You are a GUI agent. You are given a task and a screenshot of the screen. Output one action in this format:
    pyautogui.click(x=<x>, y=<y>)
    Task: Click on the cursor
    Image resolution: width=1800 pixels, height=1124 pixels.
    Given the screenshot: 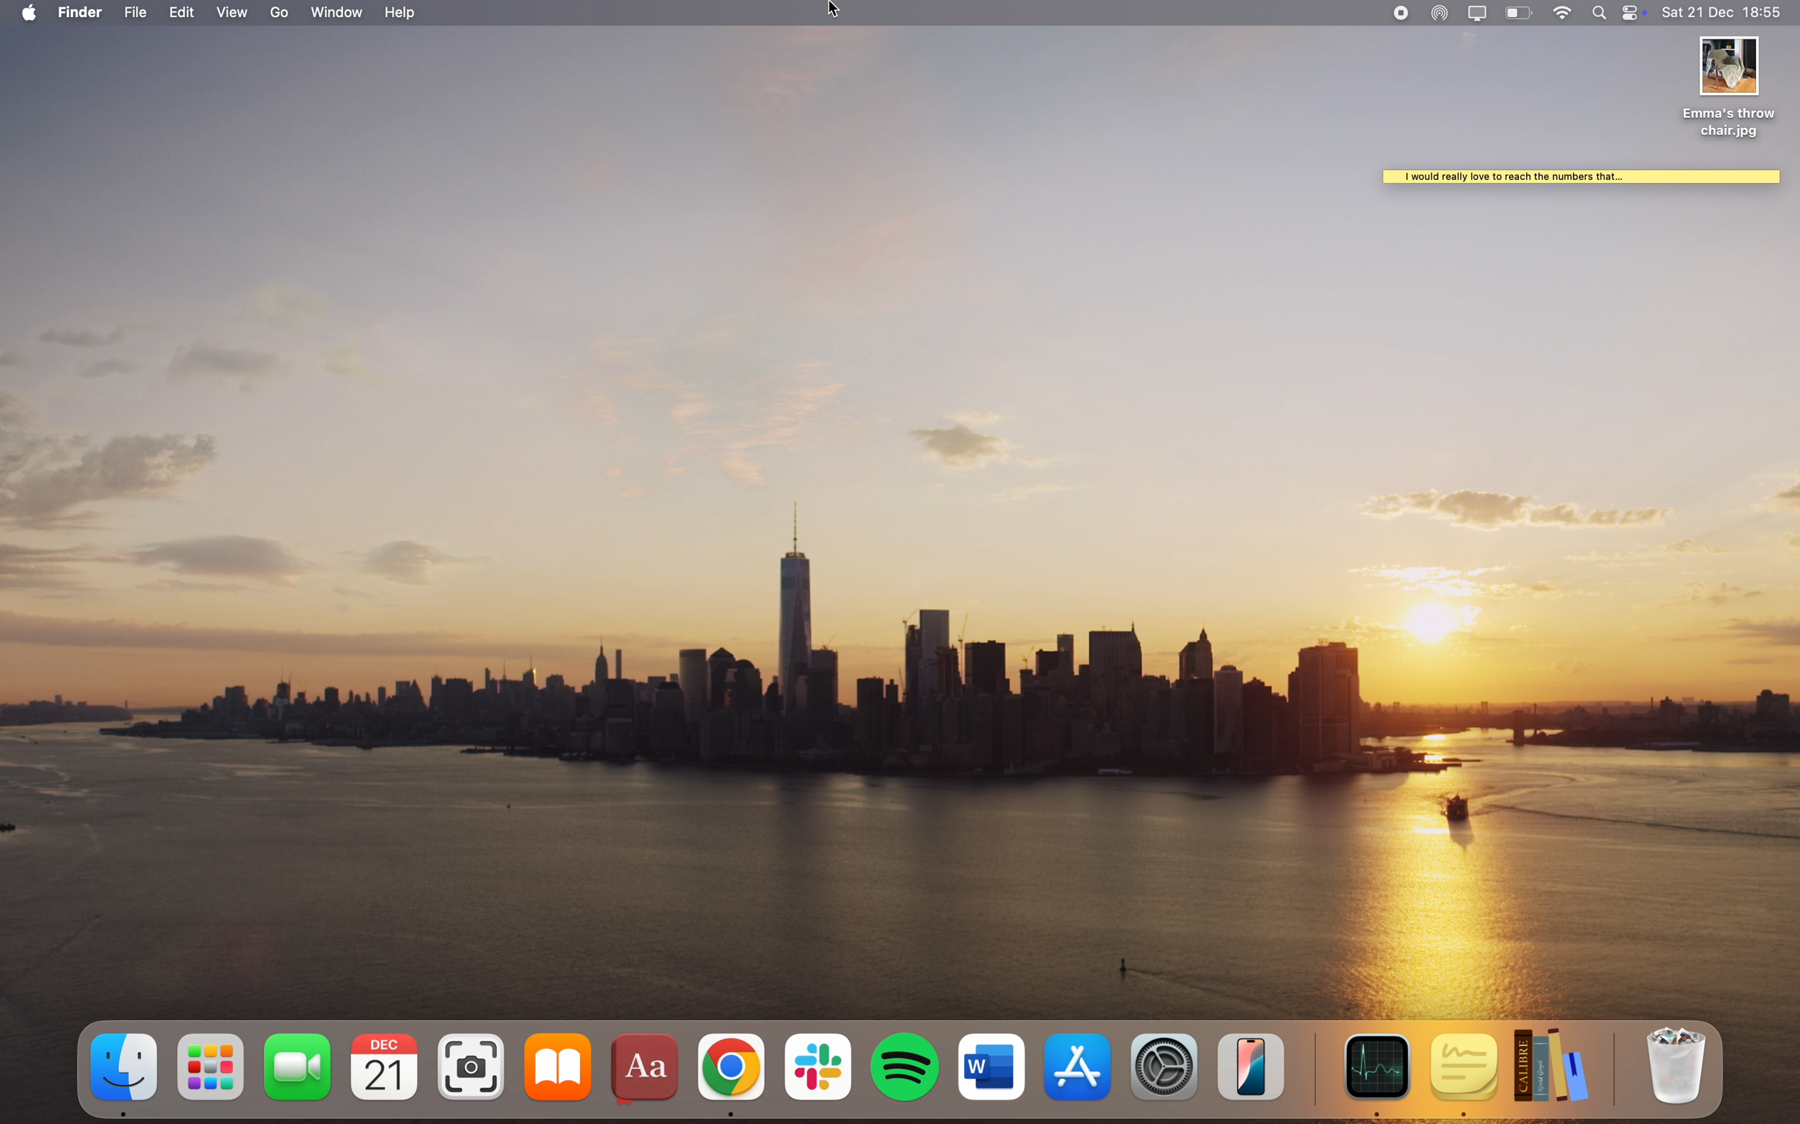 What is the action you would take?
    pyautogui.click(x=836, y=12)
    